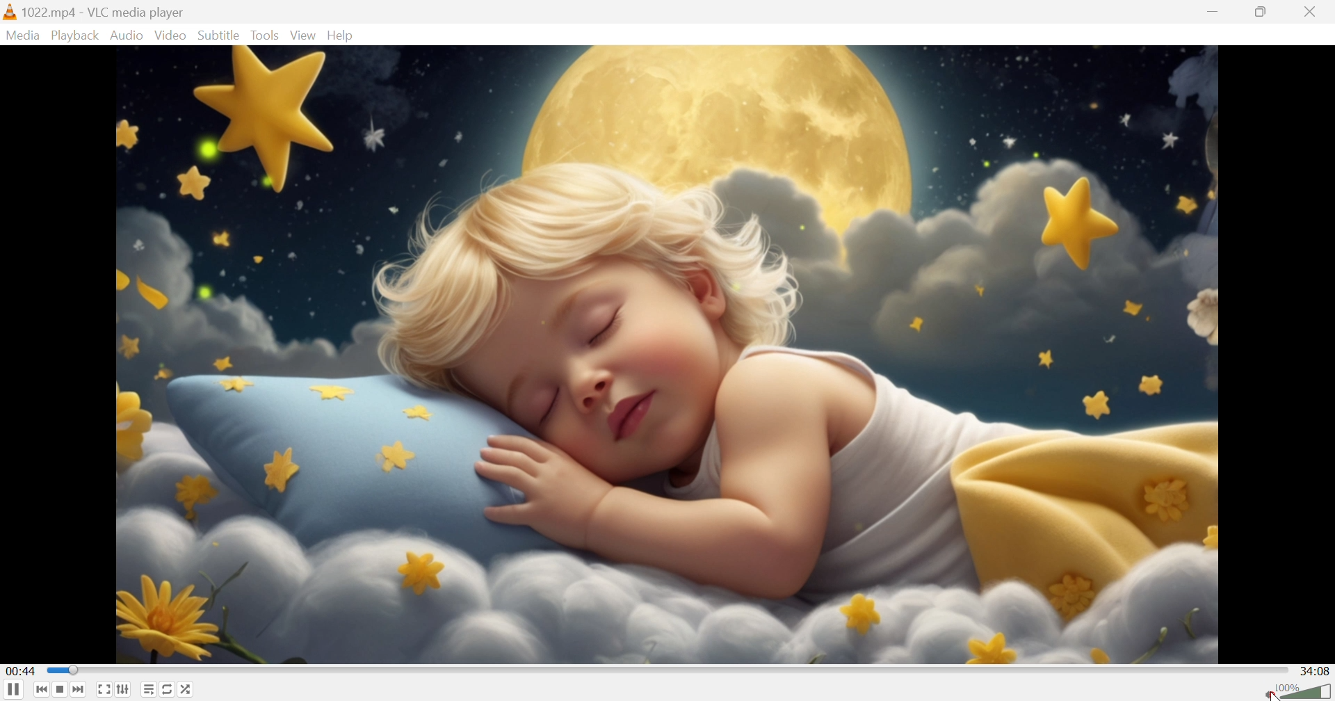 The width and height of the screenshot is (1335, 701). Describe the element at coordinates (266, 35) in the screenshot. I see `Tools` at that location.